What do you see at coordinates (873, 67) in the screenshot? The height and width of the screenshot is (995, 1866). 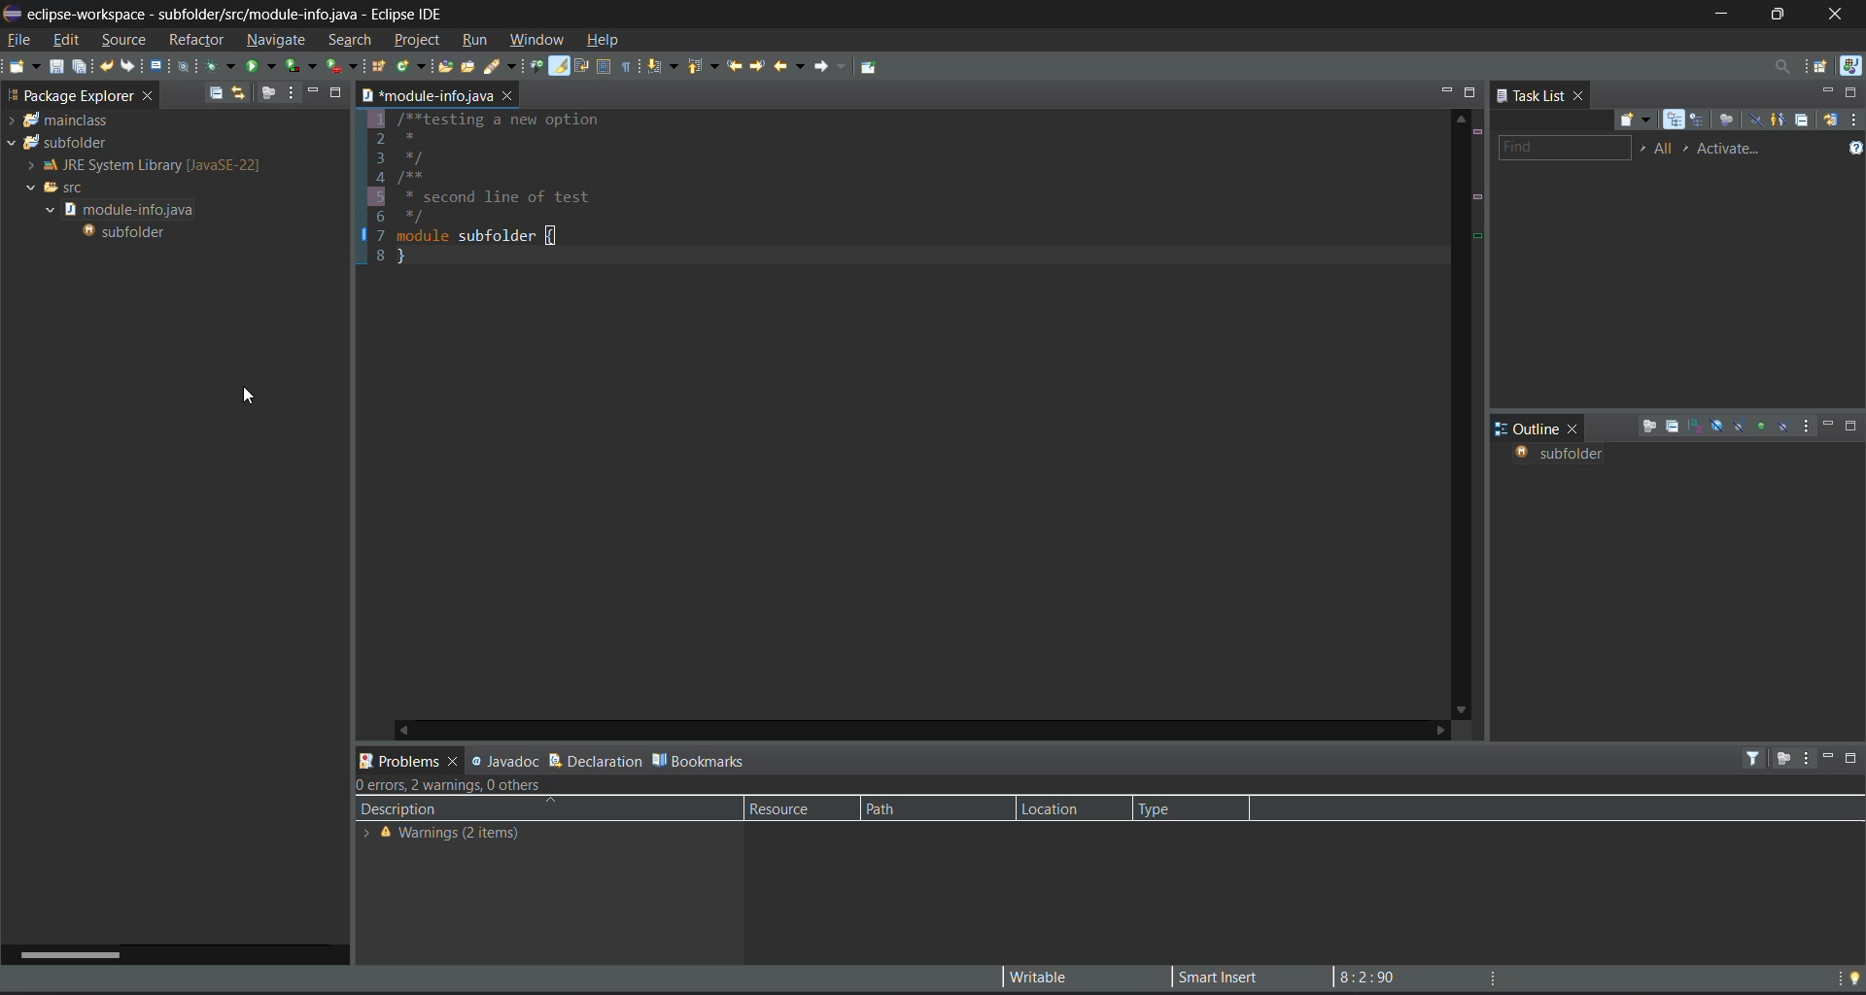 I see `pin editor` at bounding box center [873, 67].